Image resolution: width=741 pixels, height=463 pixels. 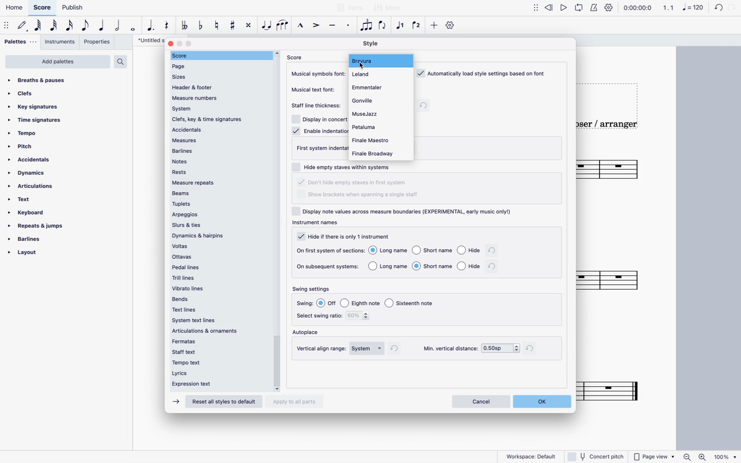 What do you see at coordinates (134, 29) in the screenshot?
I see `full note` at bounding box center [134, 29].